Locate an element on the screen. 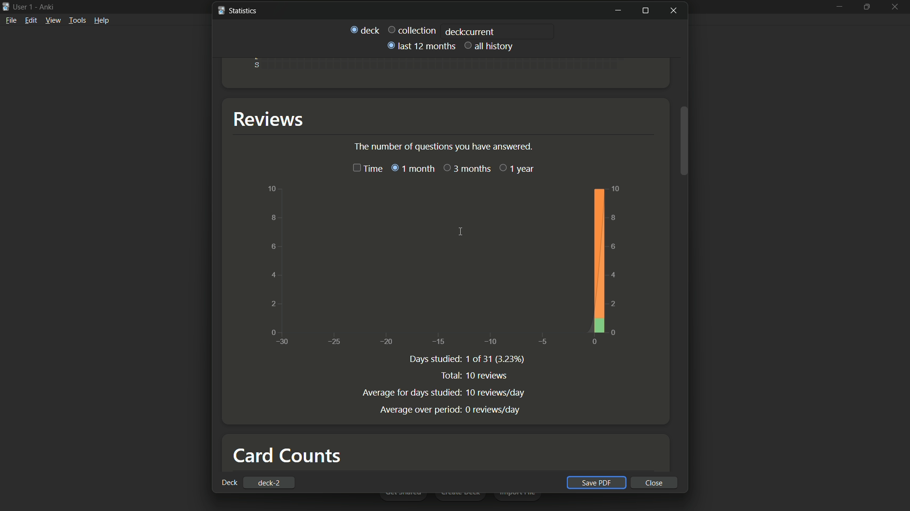 This screenshot has width=910, height=511. Maximize is located at coordinates (868, 12).